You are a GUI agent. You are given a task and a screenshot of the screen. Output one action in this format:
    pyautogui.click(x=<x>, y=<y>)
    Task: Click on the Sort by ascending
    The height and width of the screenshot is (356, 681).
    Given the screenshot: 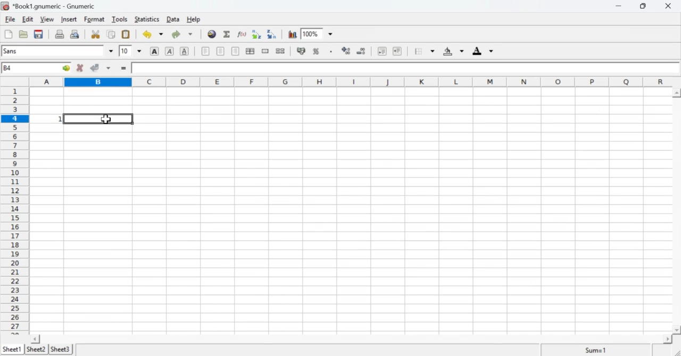 What is the action you would take?
    pyautogui.click(x=345, y=52)
    